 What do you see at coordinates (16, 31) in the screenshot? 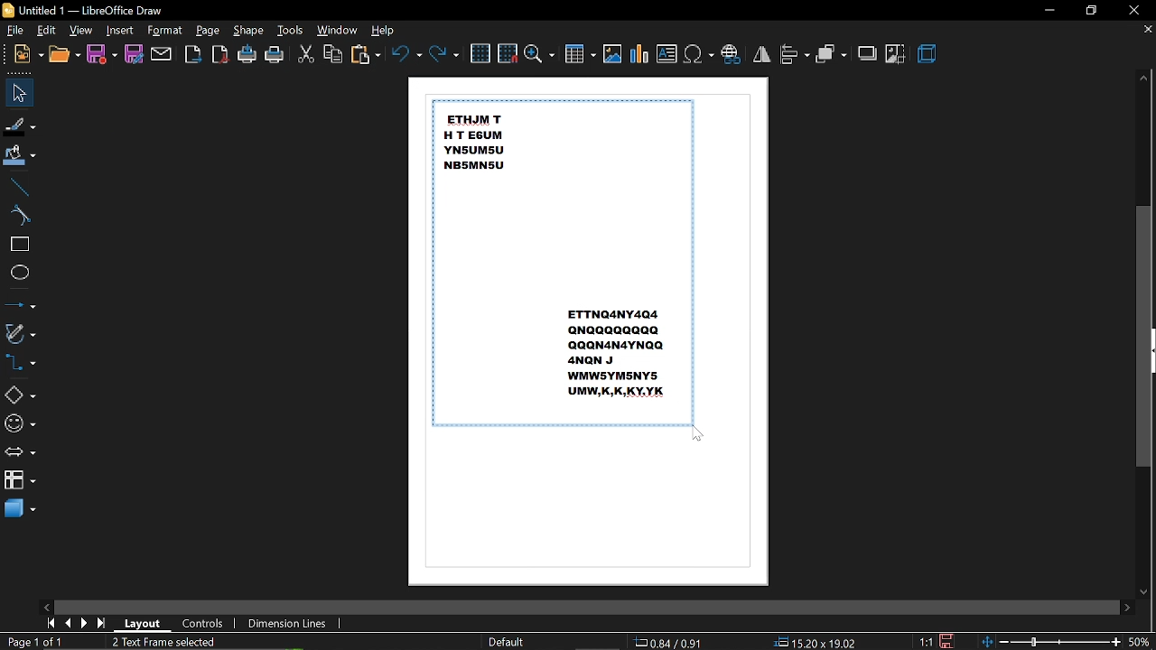
I see `file` at bounding box center [16, 31].